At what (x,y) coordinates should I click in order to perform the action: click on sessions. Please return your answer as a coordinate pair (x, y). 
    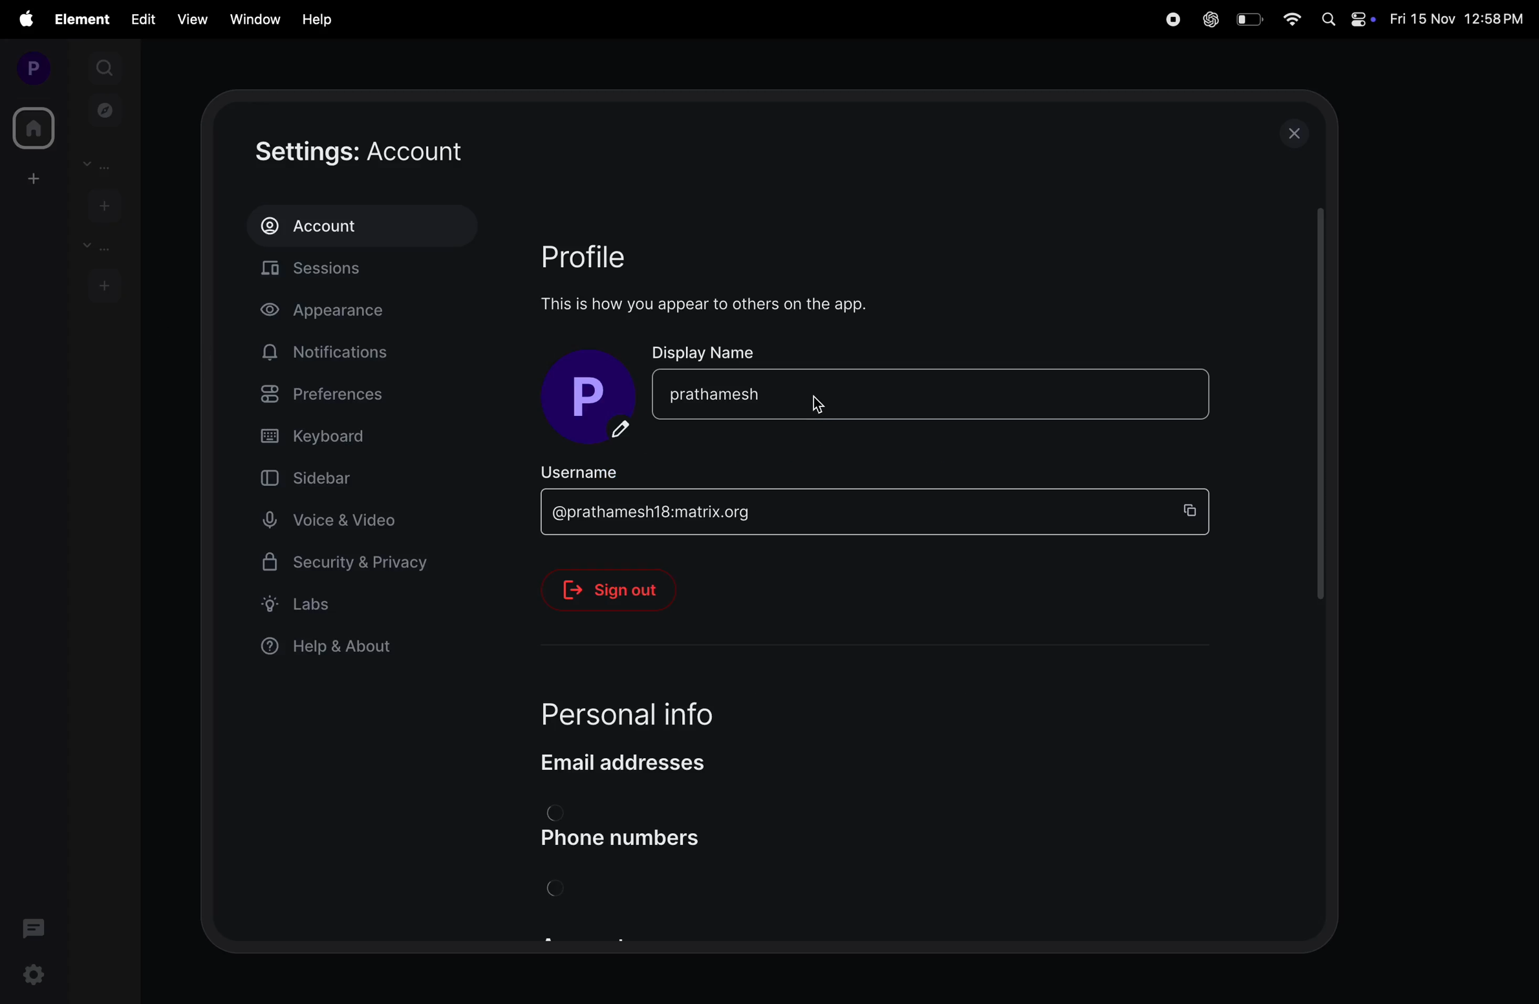
    Looking at the image, I should click on (369, 272).